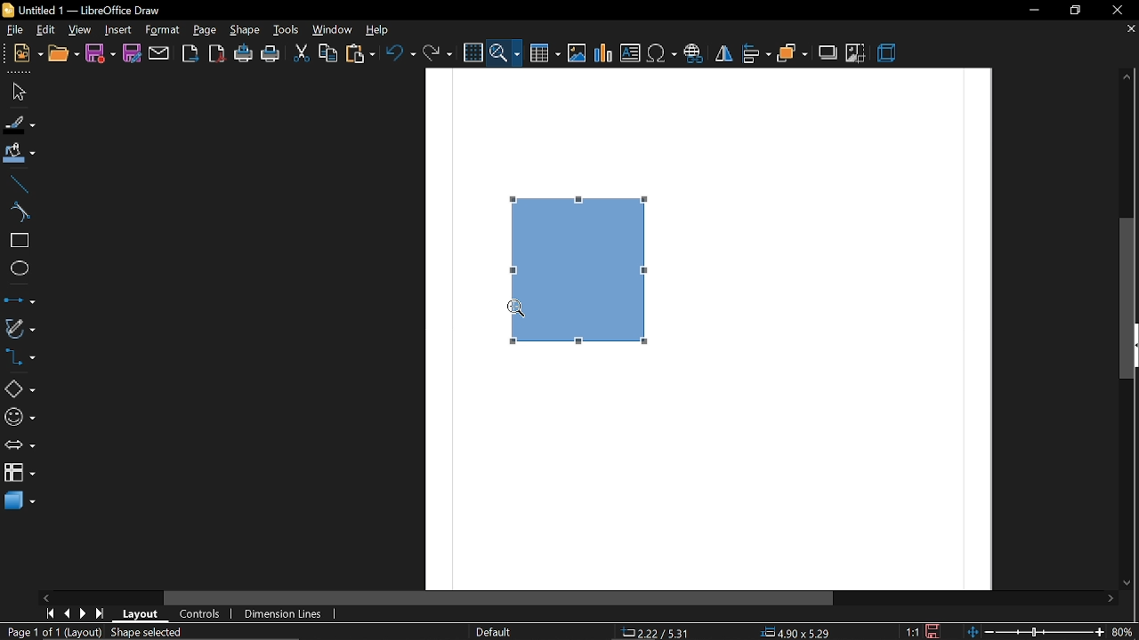 The width and height of the screenshot is (1139, 640). What do you see at coordinates (20, 471) in the screenshot?
I see `flowchart` at bounding box center [20, 471].